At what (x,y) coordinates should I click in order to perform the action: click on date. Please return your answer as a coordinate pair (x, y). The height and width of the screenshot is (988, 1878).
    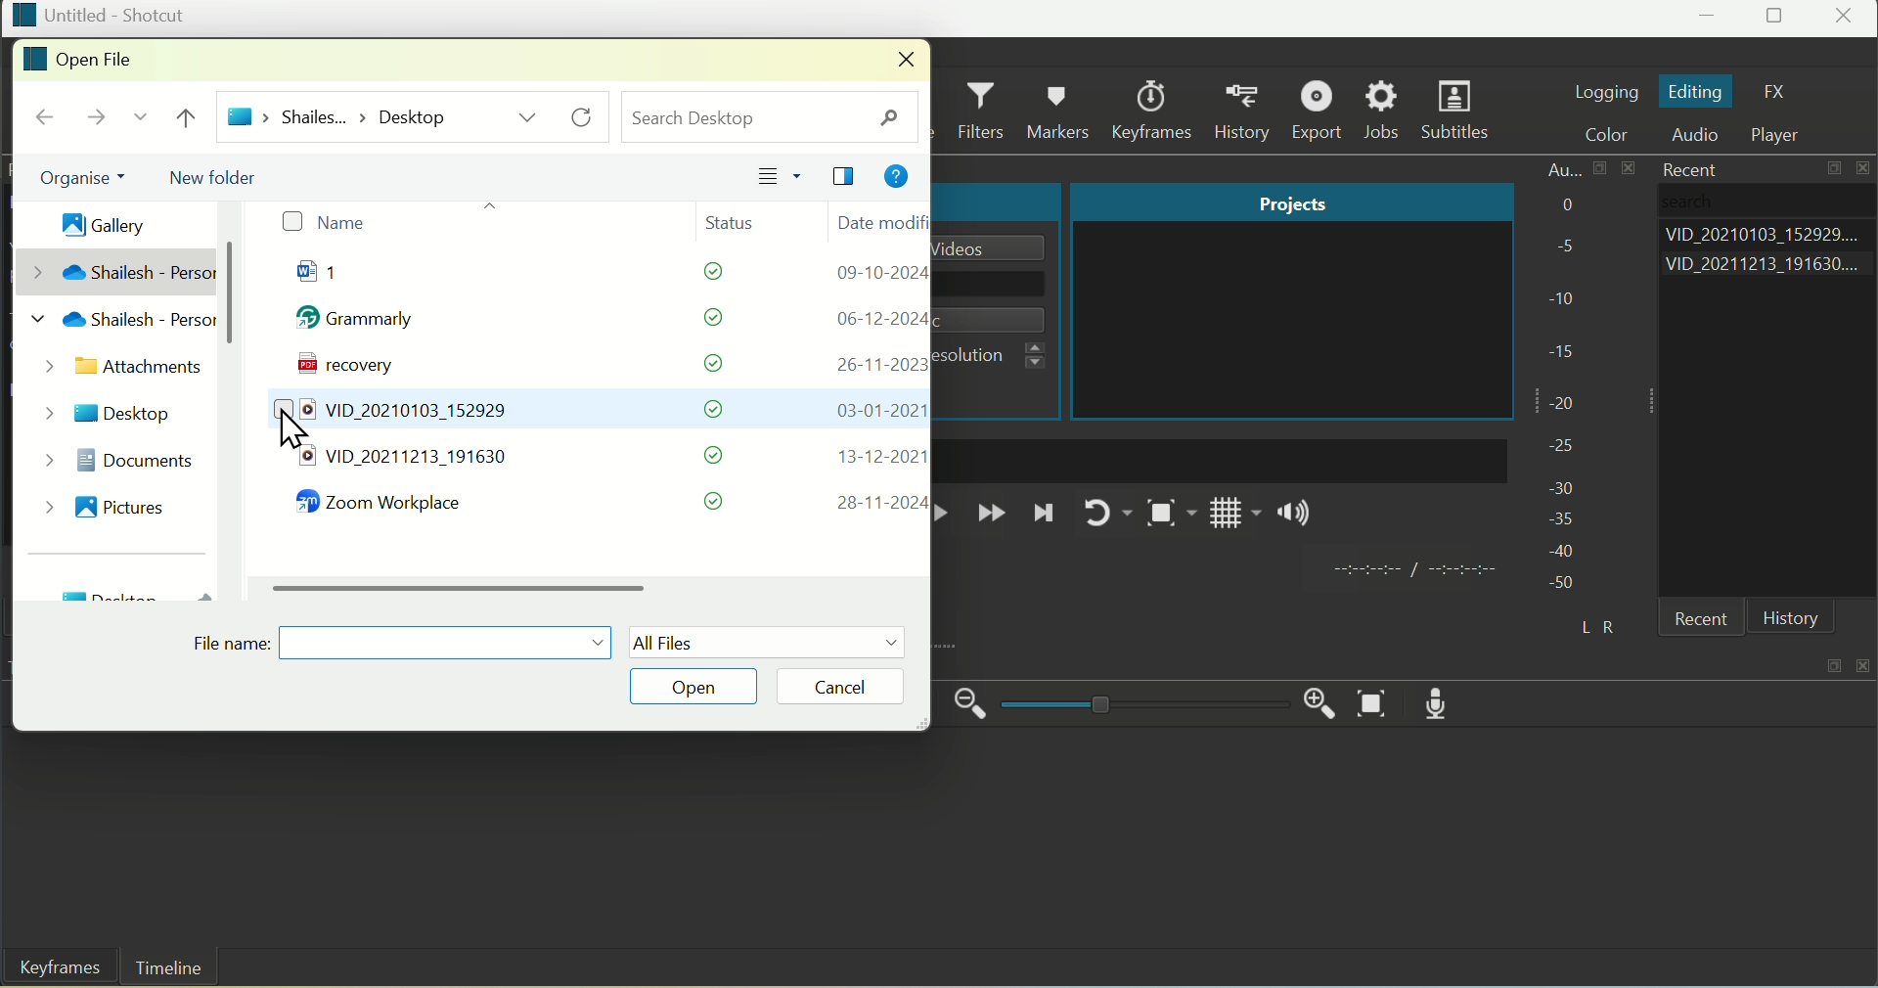
    Looking at the image, I should click on (873, 364).